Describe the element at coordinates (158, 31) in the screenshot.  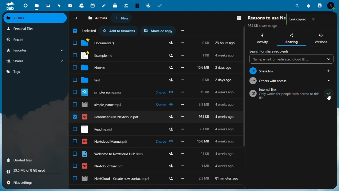
I see `Move or copy` at that location.